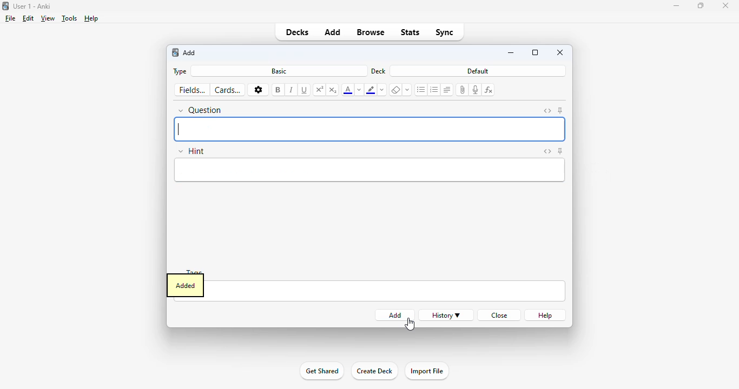 This screenshot has width=739, height=389. What do you see at coordinates (371, 90) in the screenshot?
I see `text highlighting color` at bounding box center [371, 90].